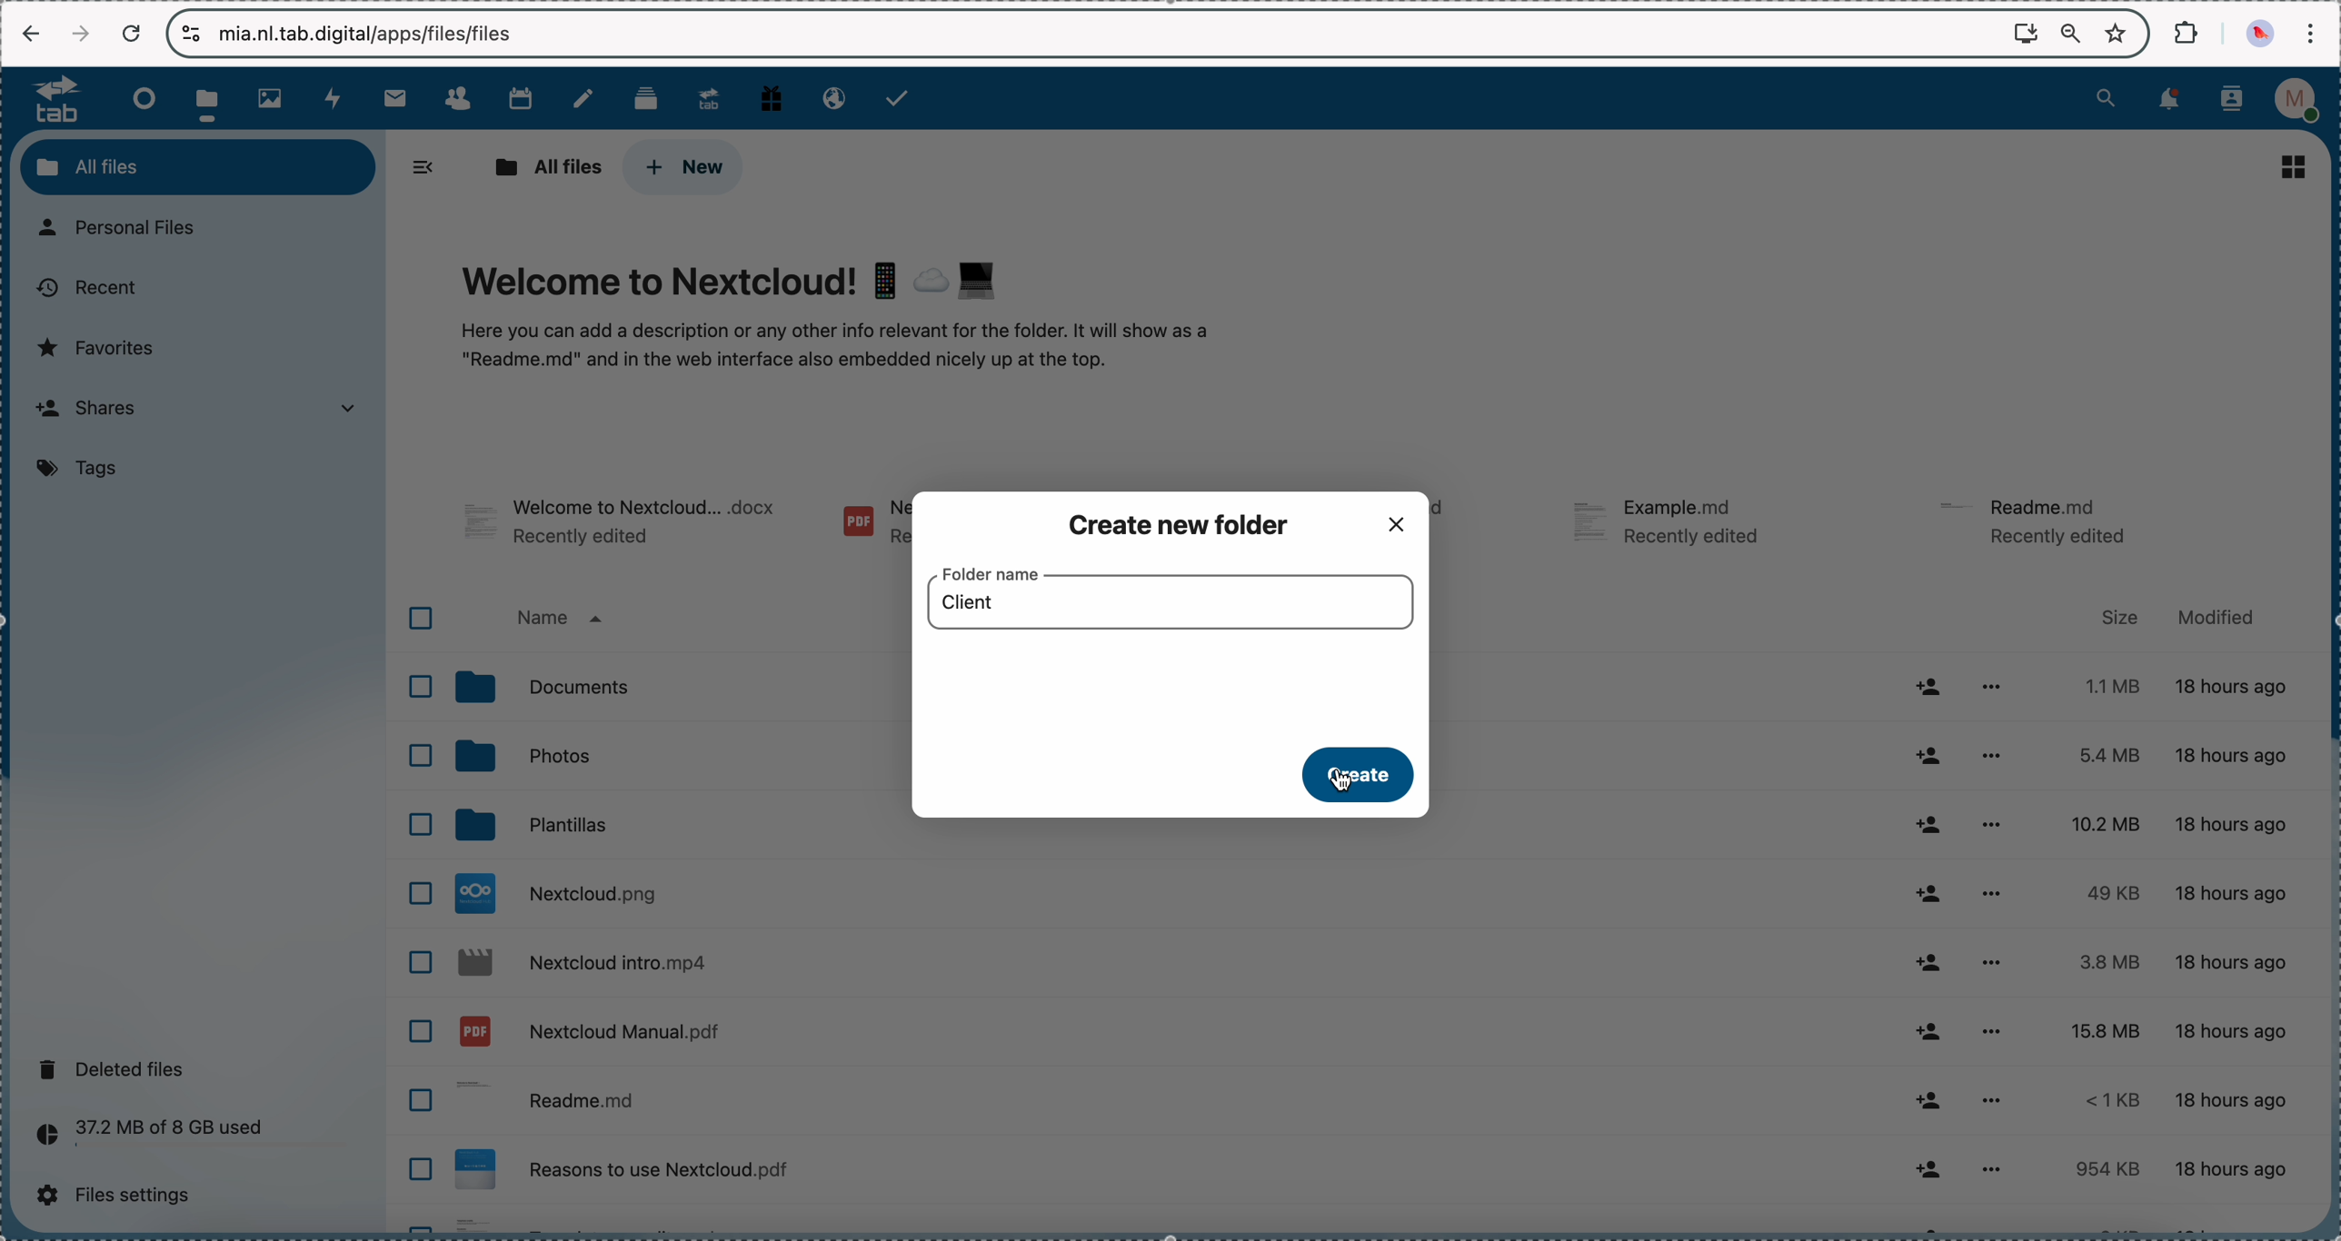 The height and width of the screenshot is (1241, 2341). What do you see at coordinates (80, 34) in the screenshot?
I see `navigate foward` at bounding box center [80, 34].